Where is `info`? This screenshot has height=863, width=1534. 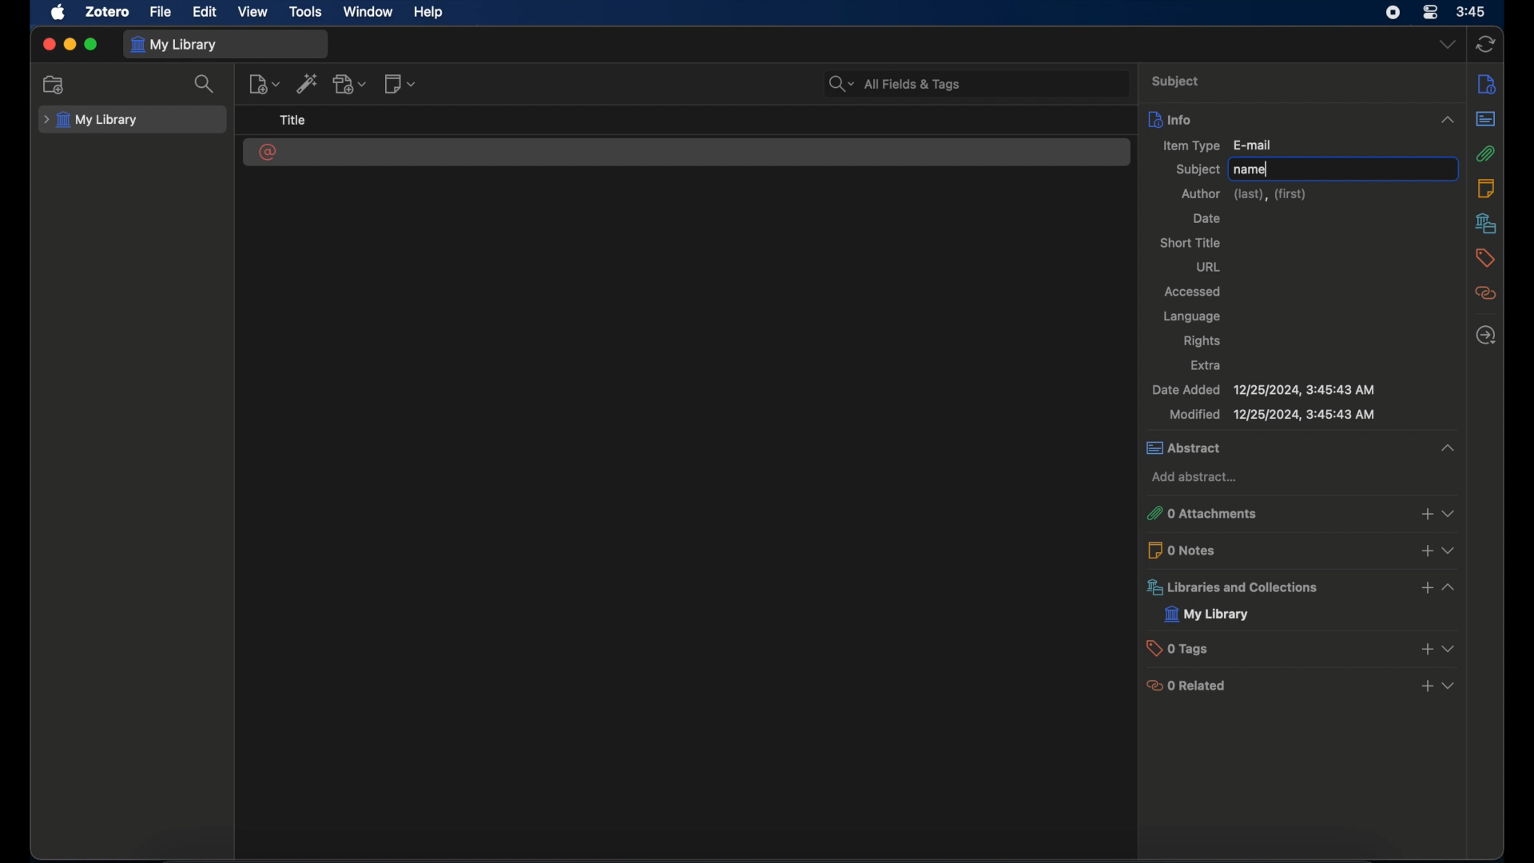 info is located at coordinates (1488, 83).